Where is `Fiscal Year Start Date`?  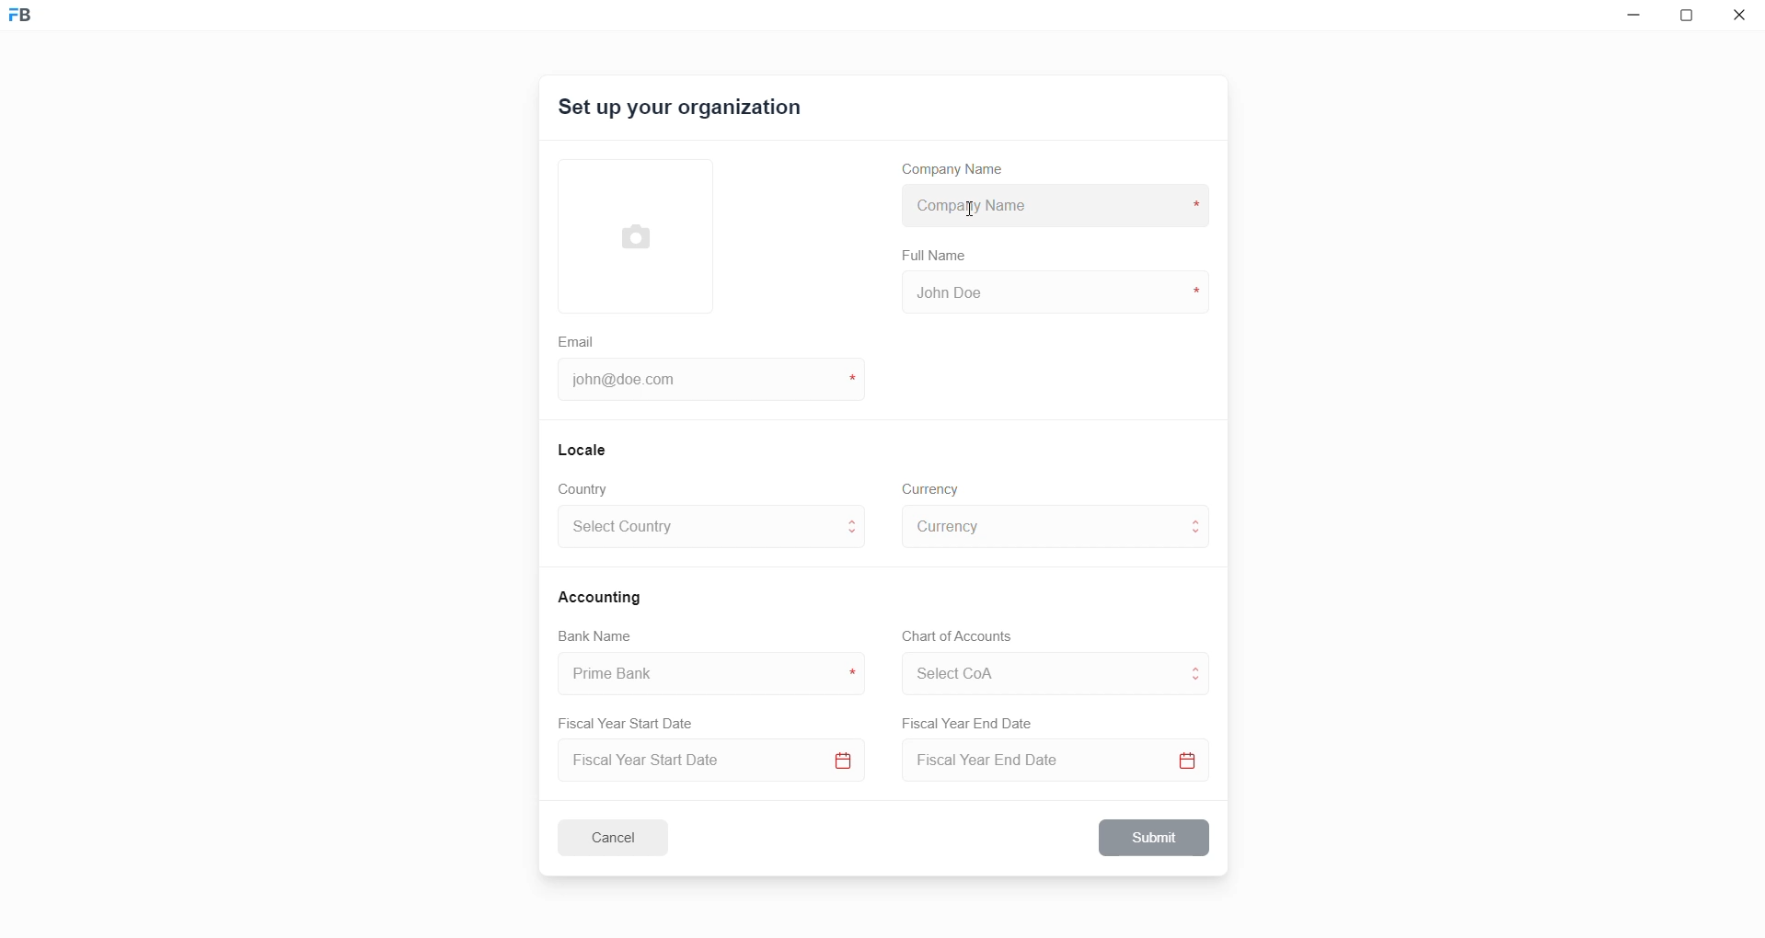 Fiscal Year Start Date is located at coordinates (632, 720).